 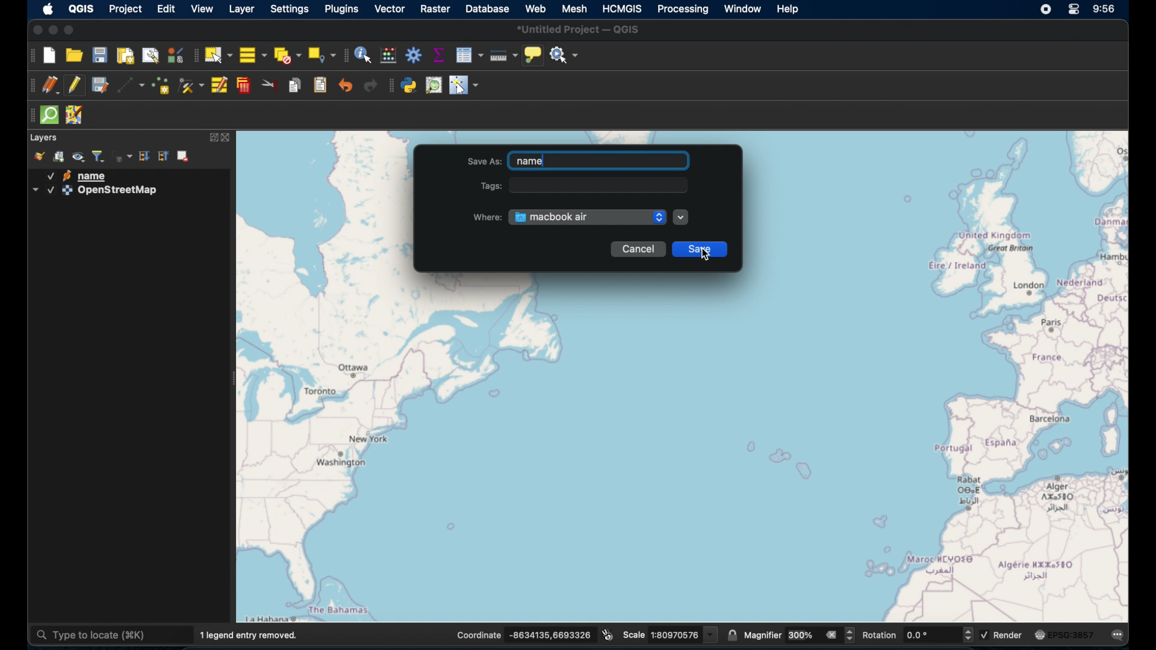 I want to click on identify features, so click(x=364, y=55).